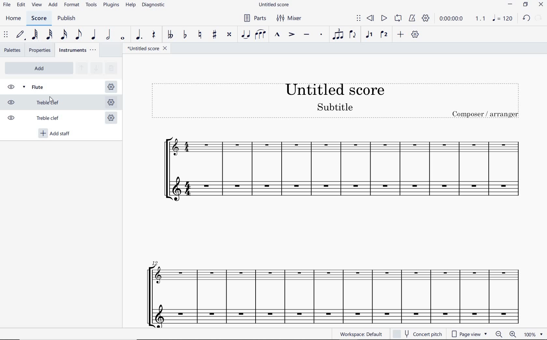 This screenshot has width=547, height=340. Describe the element at coordinates (41, 86) in the screenshot. I see `FLUTE` at that location.